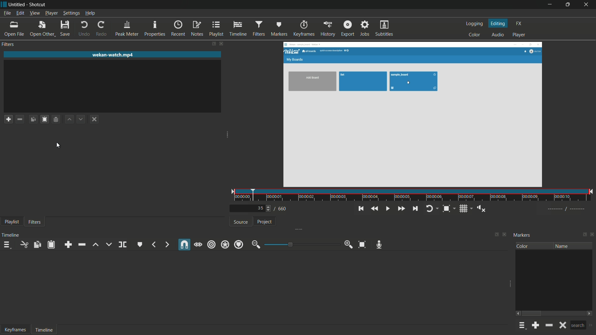  What do you see at coordinates (518, 24) in the screenshot?
I see `fx` at bounding box center [518, 24].